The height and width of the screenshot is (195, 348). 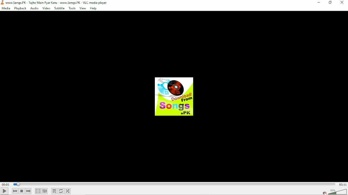 I want to click on Random, so click(x=68, y=191).